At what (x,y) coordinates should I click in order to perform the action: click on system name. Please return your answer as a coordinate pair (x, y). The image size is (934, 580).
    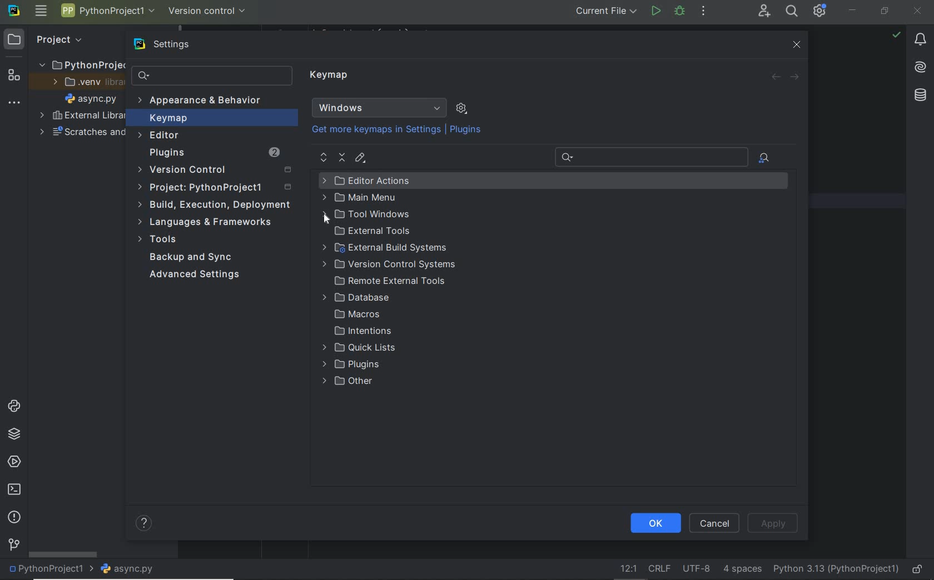
    Looking at the image, I should click on (14, 11).